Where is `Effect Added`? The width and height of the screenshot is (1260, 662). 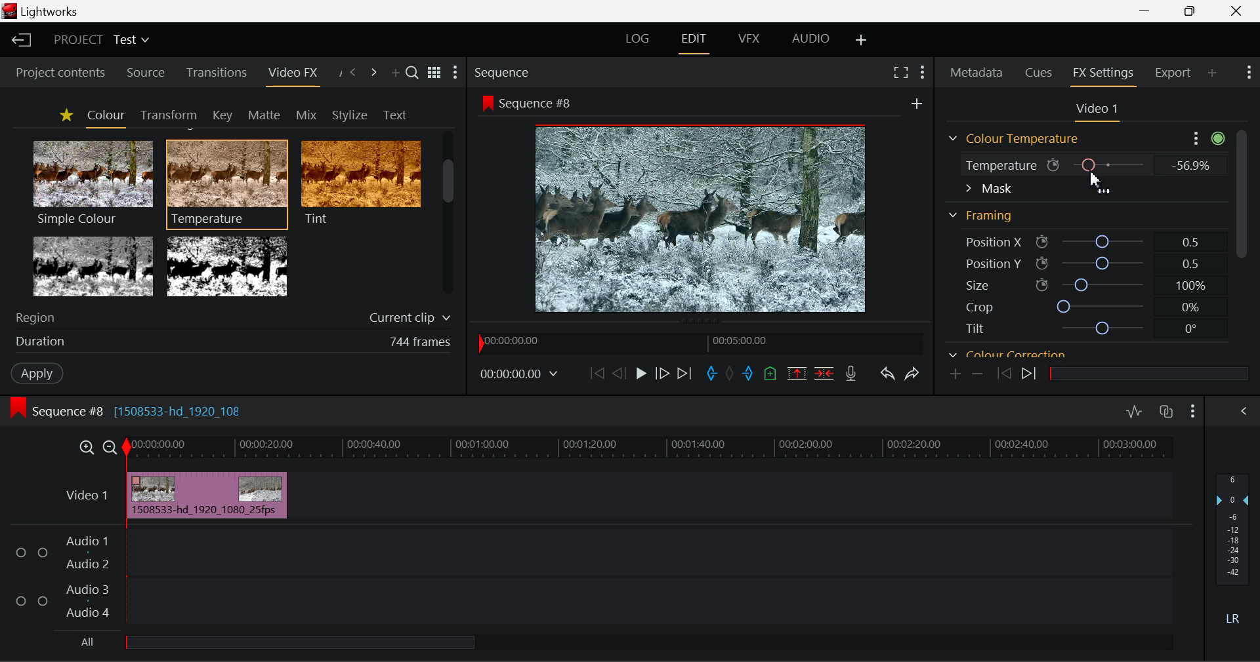 Effect Added is located at coordinates (208, 495).